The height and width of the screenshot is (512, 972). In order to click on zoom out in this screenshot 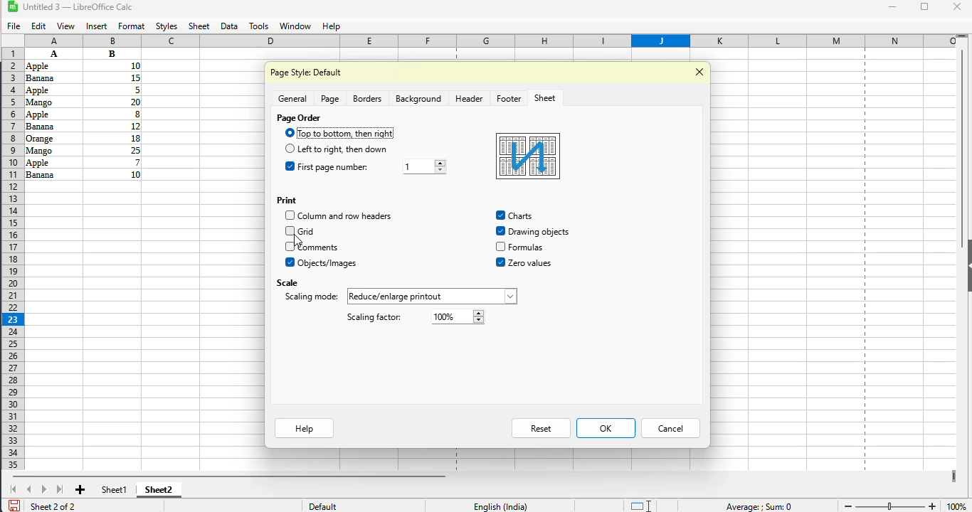, I will do `click(847, 506)`.